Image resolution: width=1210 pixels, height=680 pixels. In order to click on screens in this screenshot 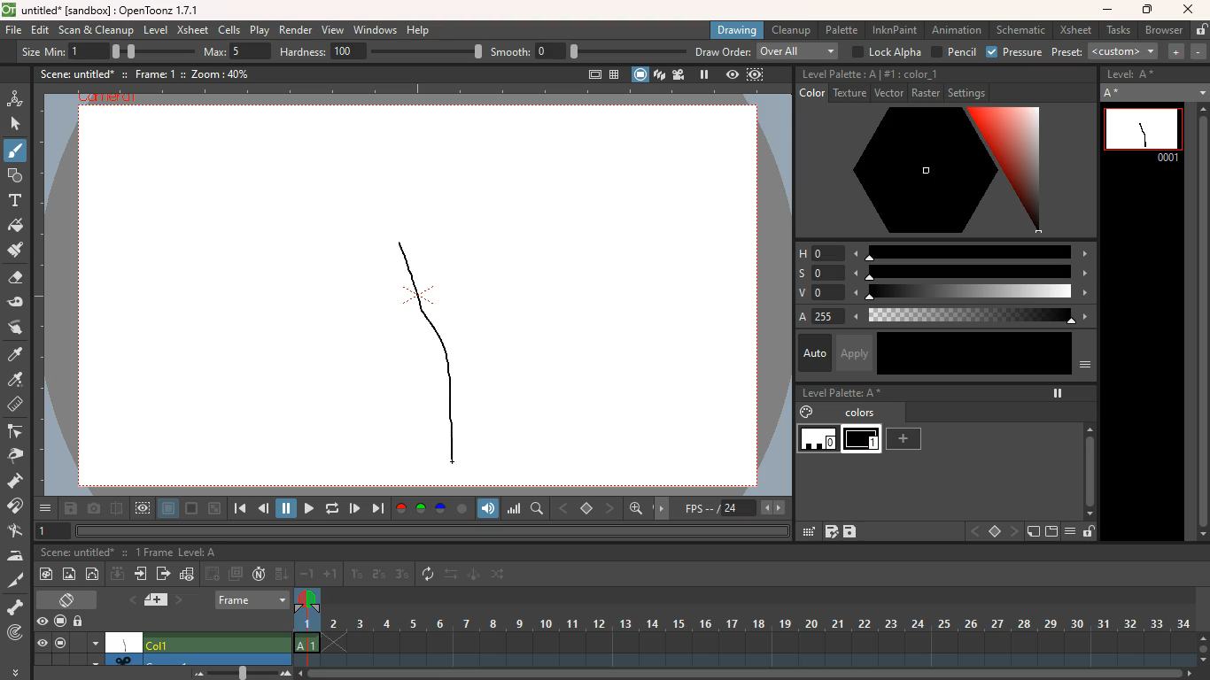, I will do `click(237, 574)`.